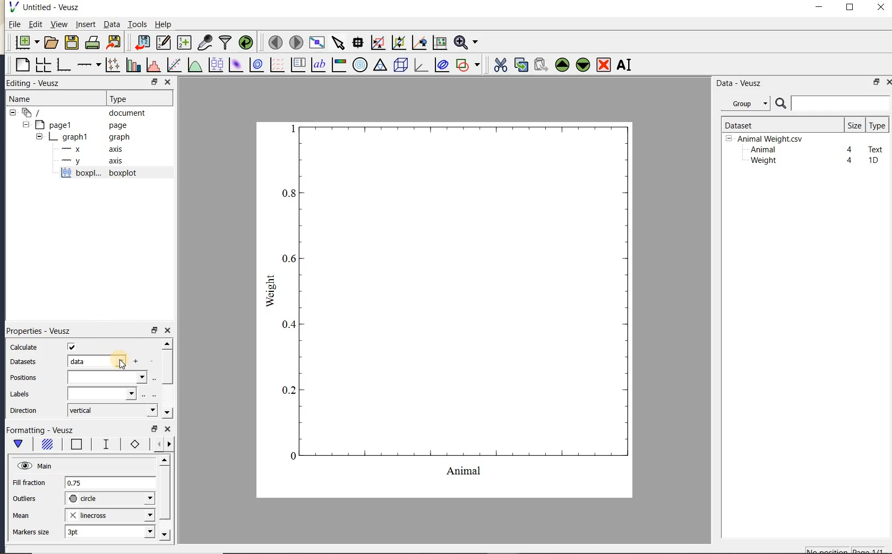 This screenshot has height=554, width=892. I want to click on close, so click(168, 430).